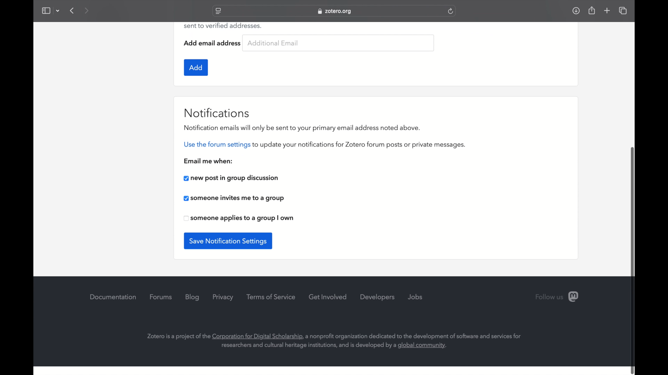 The width and height of the screenshot is (668, 375). Describe the element at coordinates (218, 11) in the screenshot. I see `website settings` at that location.